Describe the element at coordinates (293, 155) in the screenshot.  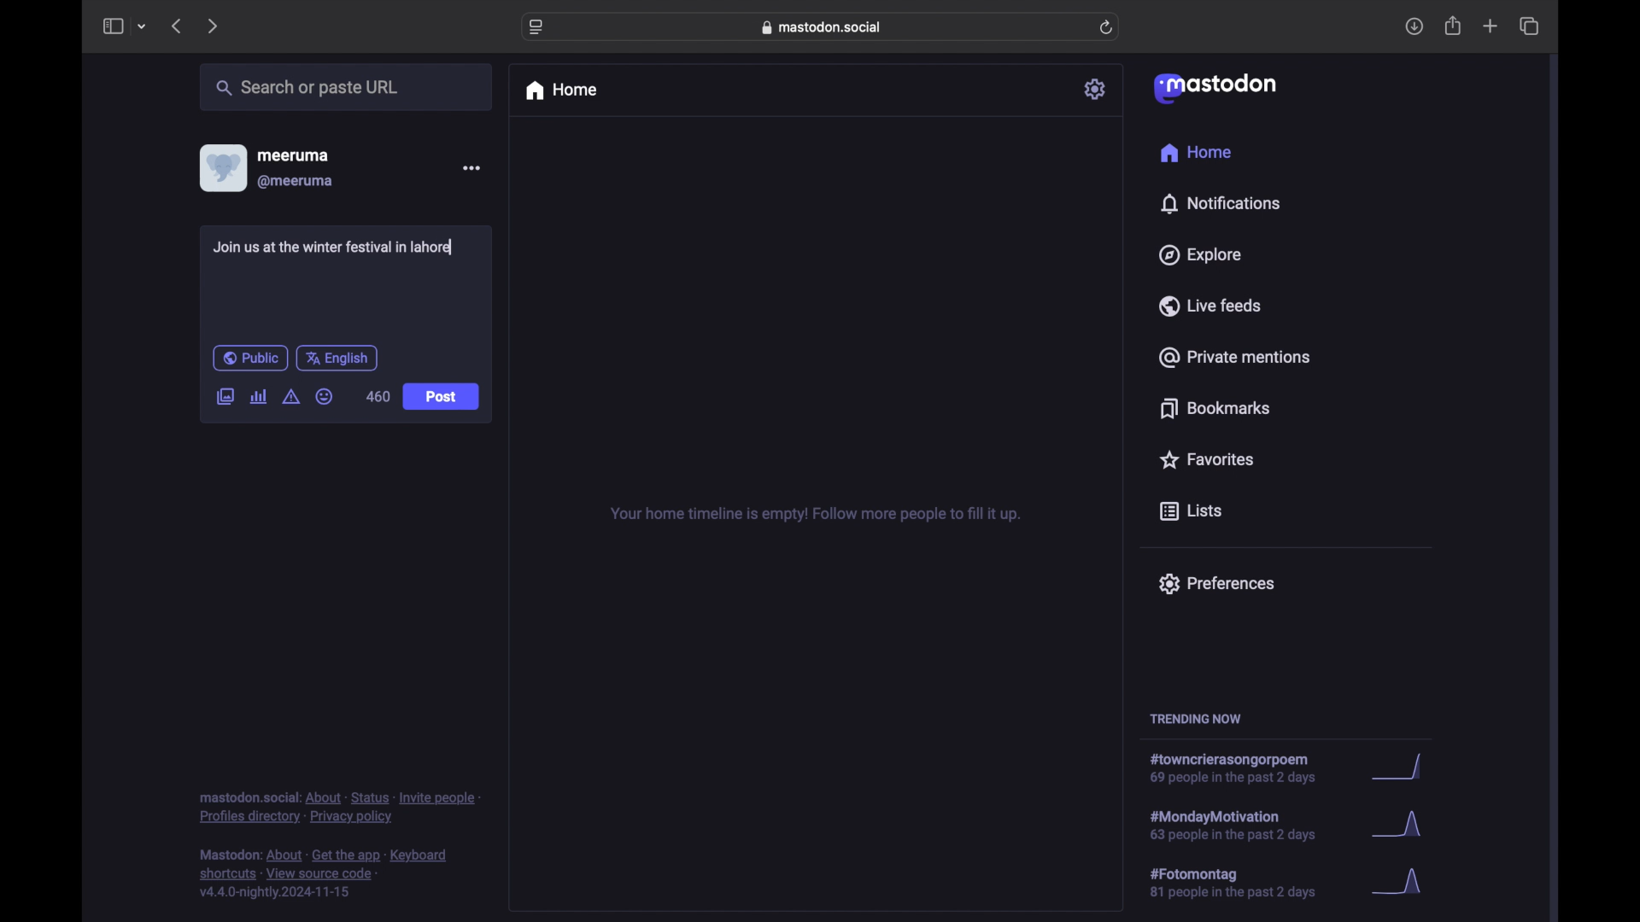
I see `meeruma` at that location.